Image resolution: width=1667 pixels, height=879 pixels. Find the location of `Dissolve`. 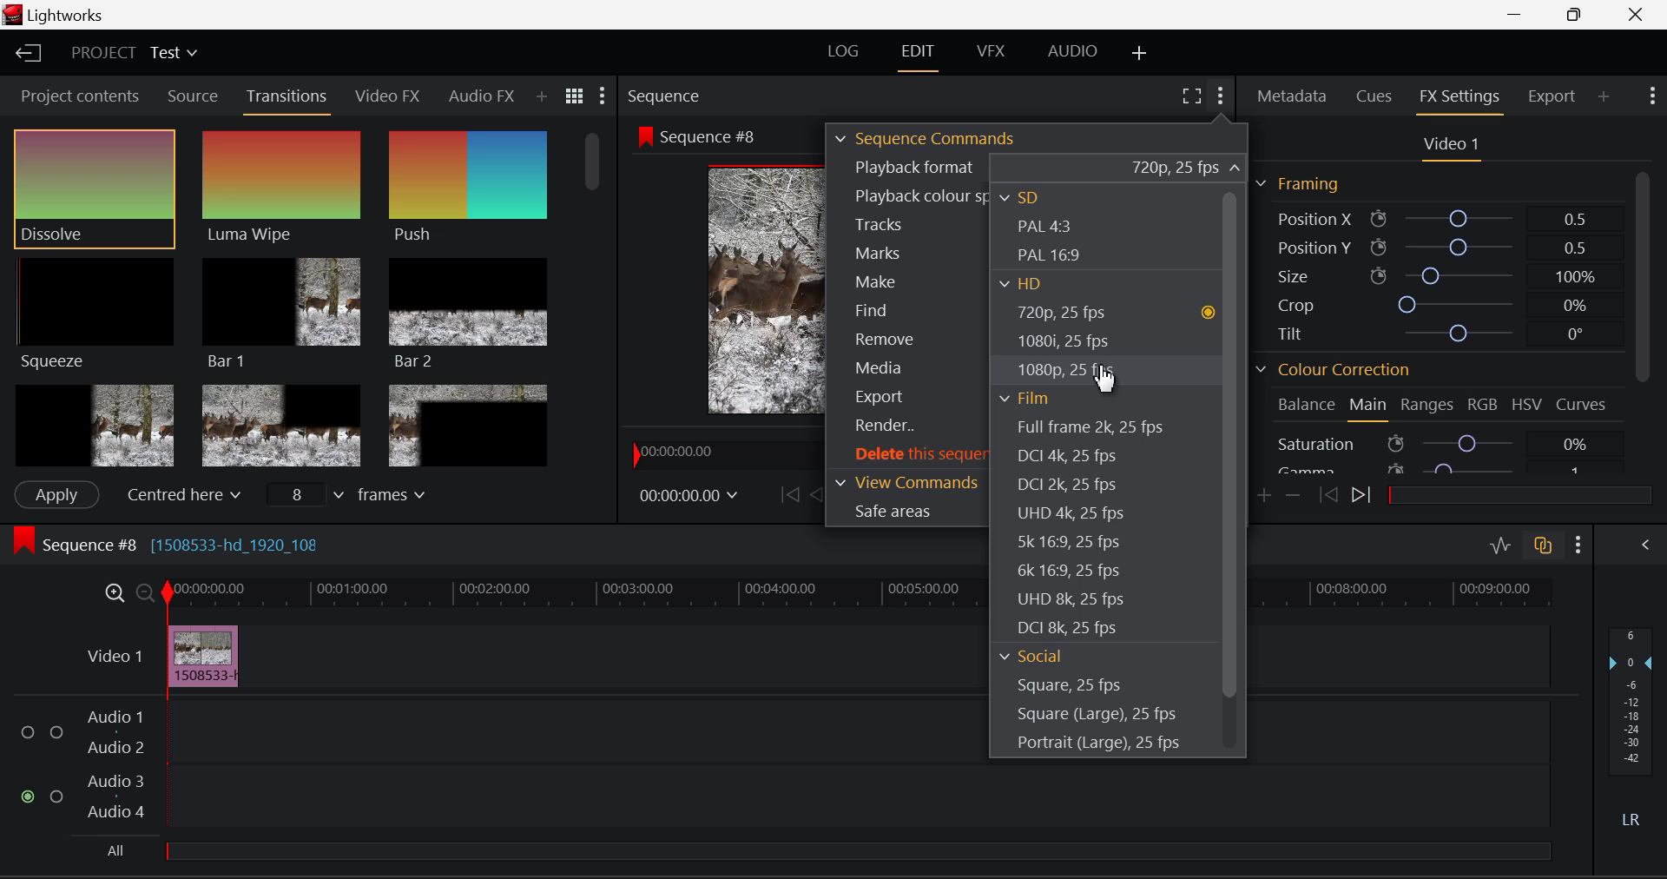

Dissolve is located at coordinates (94, 188).